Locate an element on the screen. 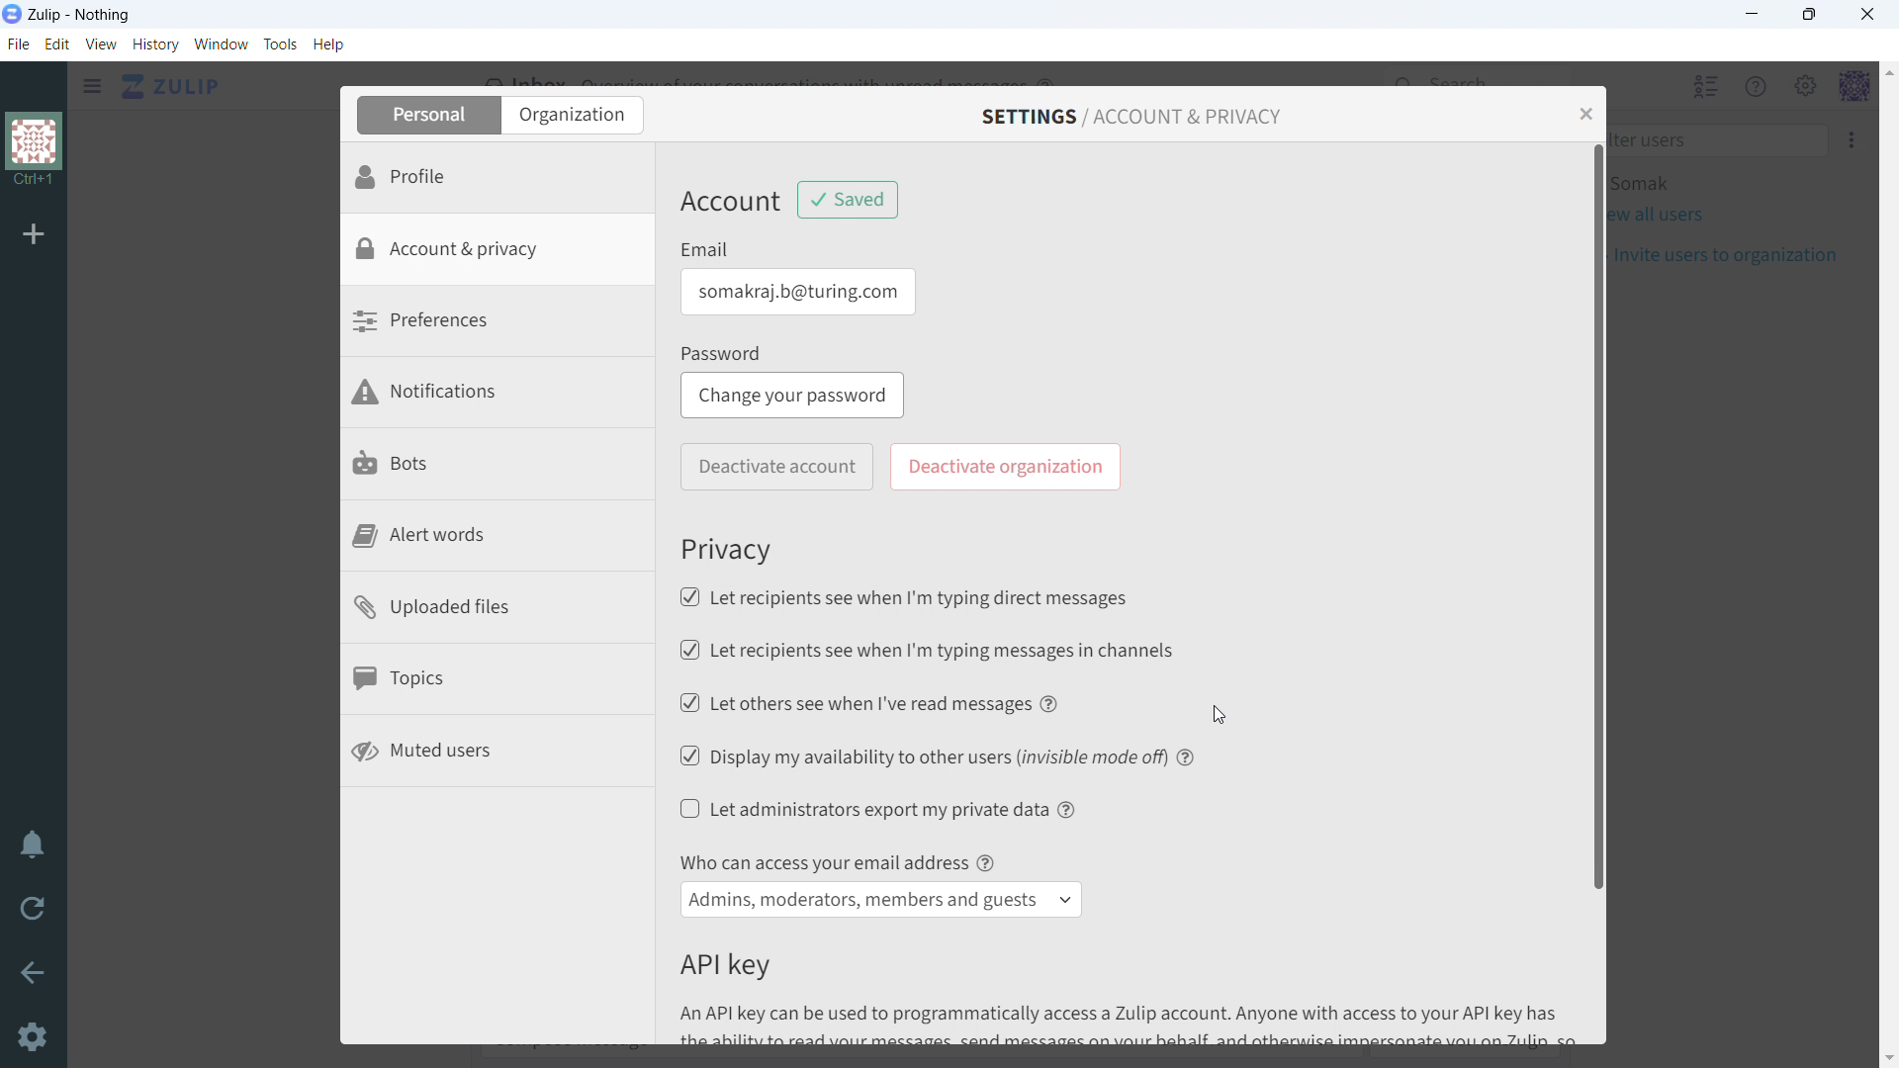  help is located at coordinates (1050, 703).